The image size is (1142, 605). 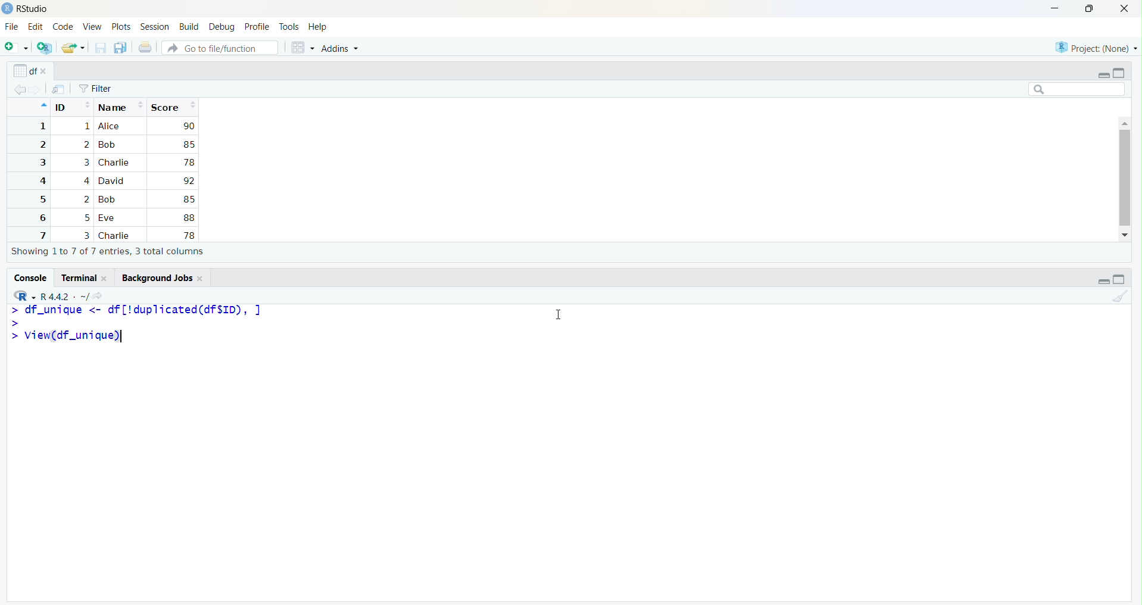 I want to click on minimize, so click(x=1103, y=281).